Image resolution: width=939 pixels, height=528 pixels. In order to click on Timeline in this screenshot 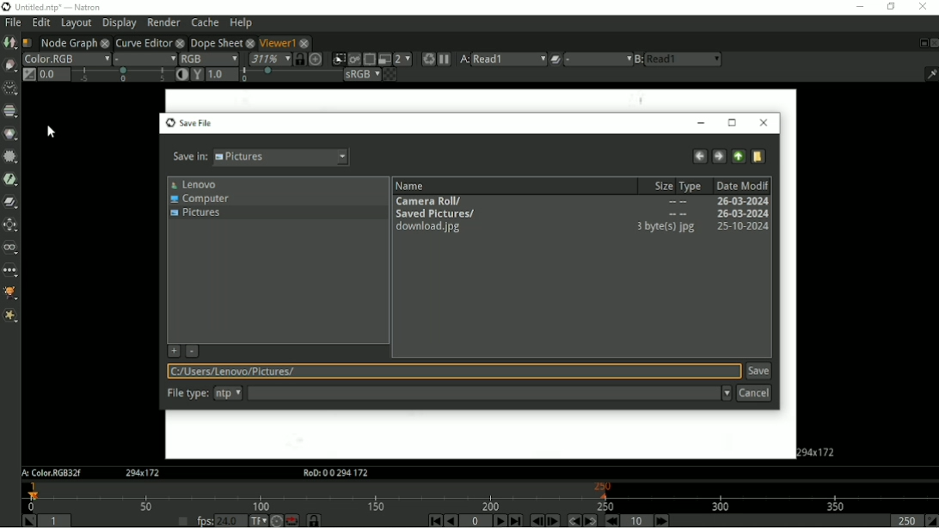, I will do `click(477, 497)`.